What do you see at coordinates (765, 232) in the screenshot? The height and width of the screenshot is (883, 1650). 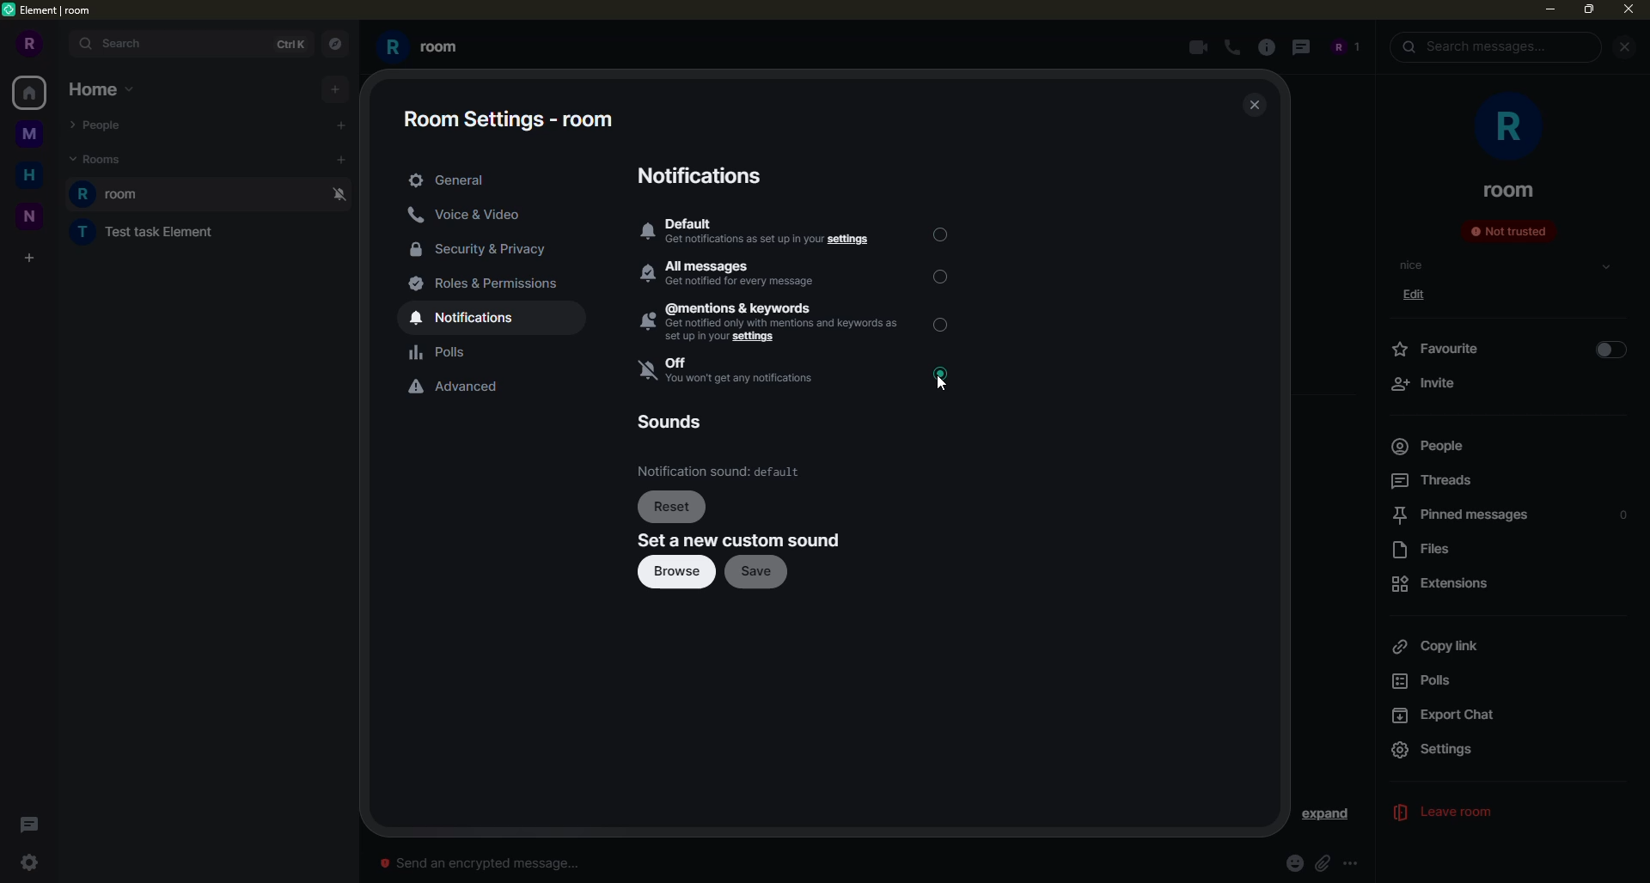 I see `default` at bounding box center [765, 232].